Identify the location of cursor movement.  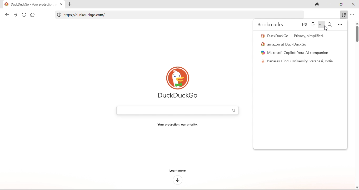
(326, 29).